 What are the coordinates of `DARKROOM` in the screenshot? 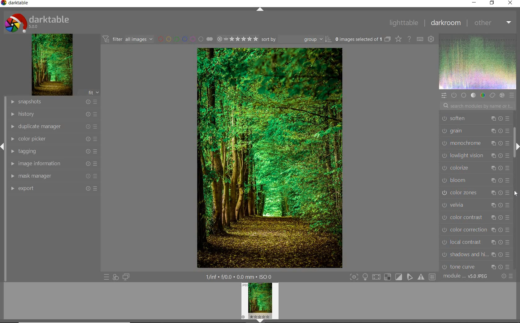 It's located at (446, 24).